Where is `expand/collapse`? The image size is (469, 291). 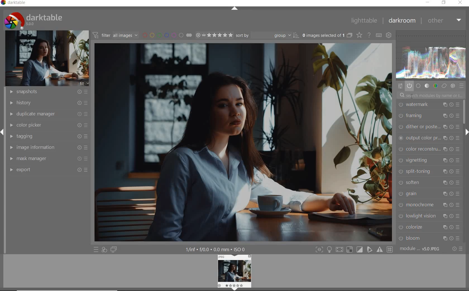
expand/collapse is located at coordinates (234, 9).